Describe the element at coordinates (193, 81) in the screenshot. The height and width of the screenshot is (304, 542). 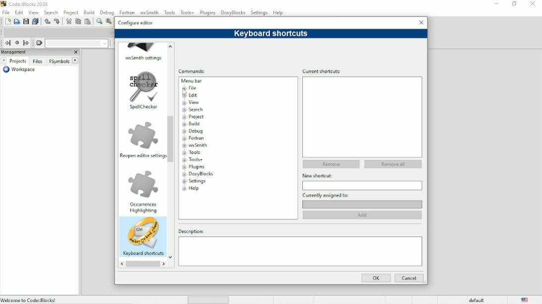
I see `Menu bar` at that location.